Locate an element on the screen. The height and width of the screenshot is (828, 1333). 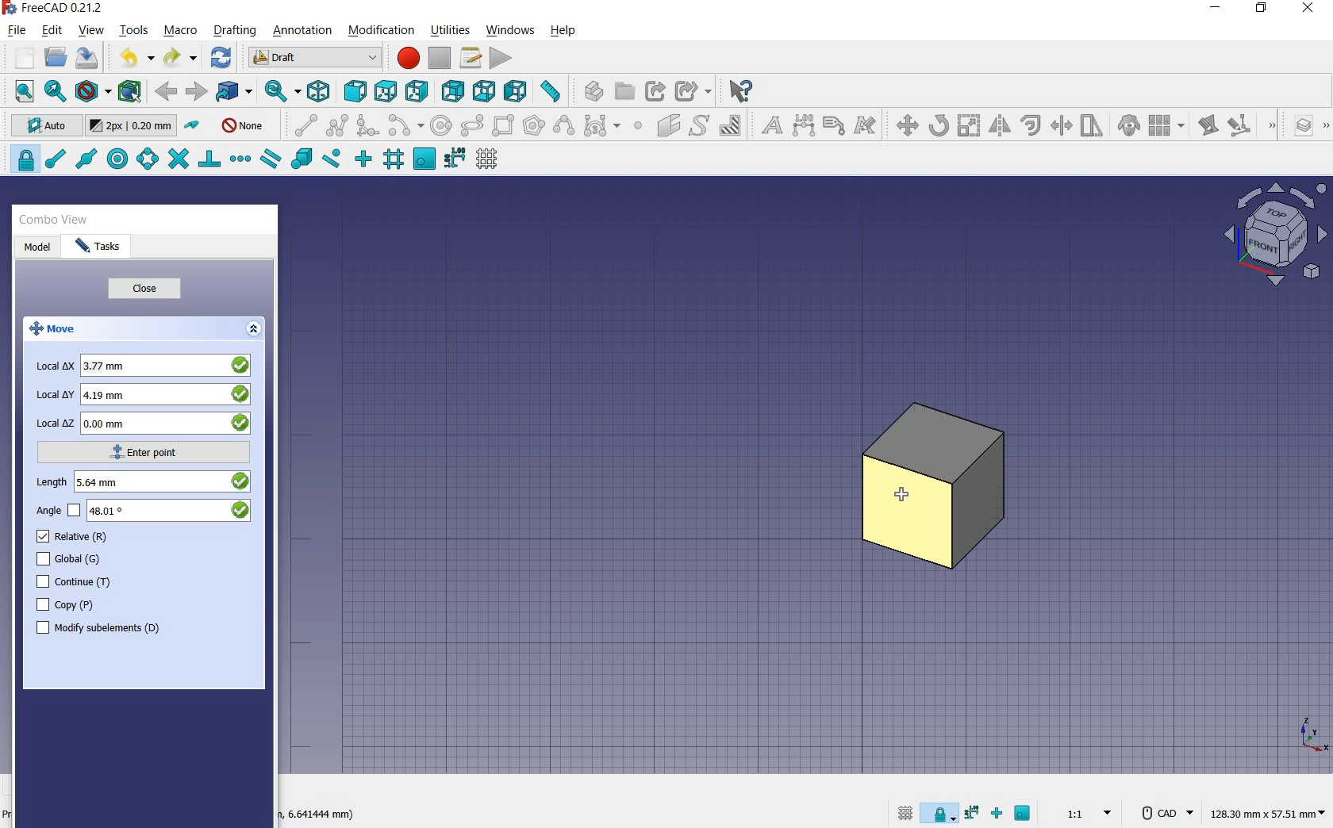
fit all is located at coordinates (19, 91).